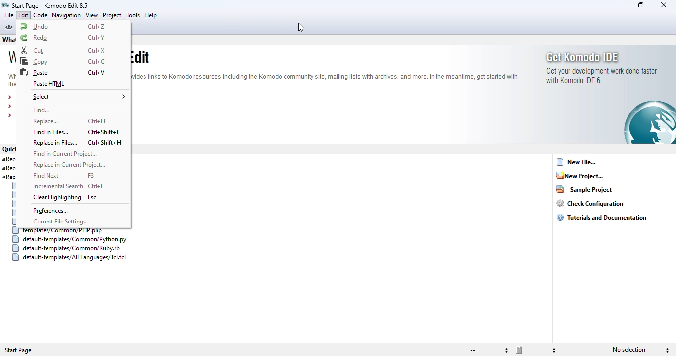  Describe the element at coordinates (55, 142) in the screenshot. I see `replace in files` at that location.